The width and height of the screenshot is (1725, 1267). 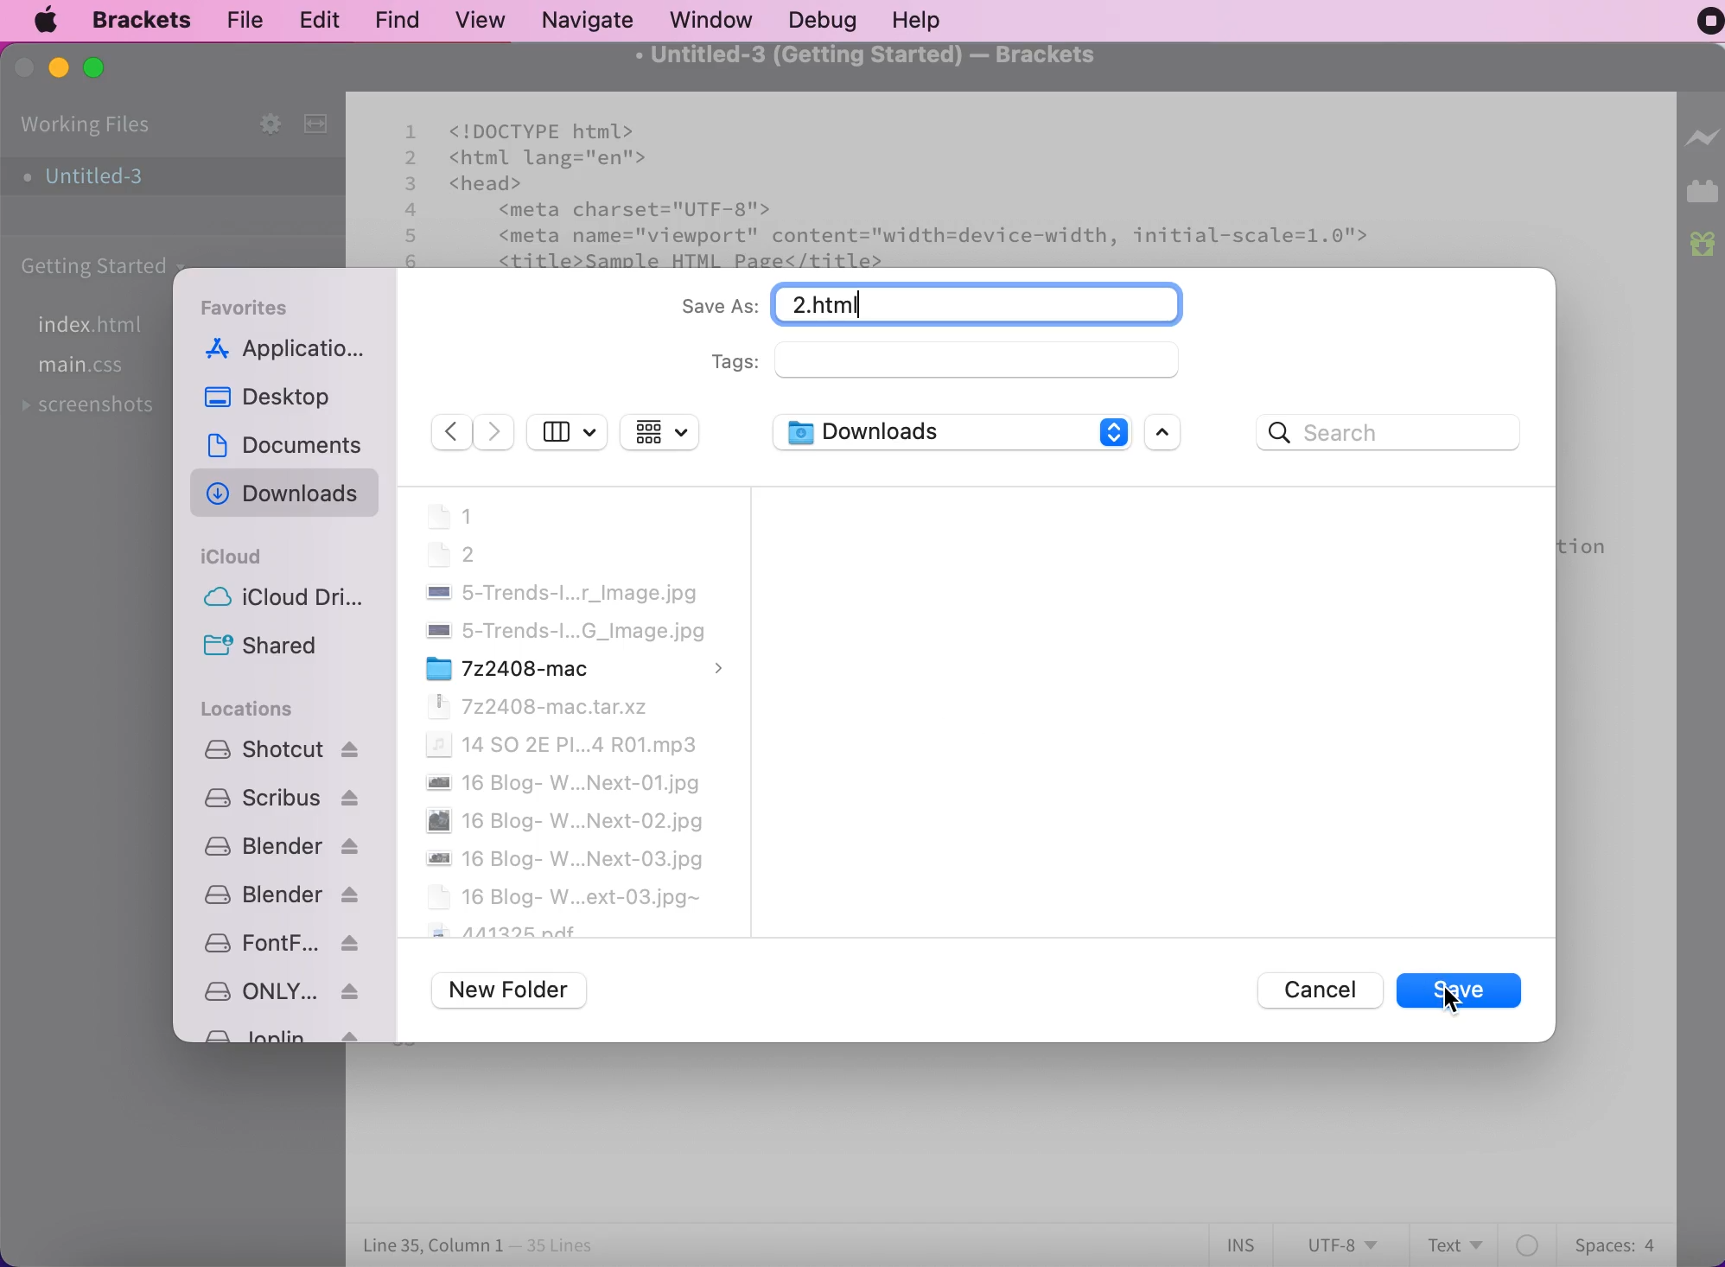 What do you see at coordinates (540, 706) in the screenshot?
I see `7z2408-mac.tar.xz` at bounding box center [540, 706].